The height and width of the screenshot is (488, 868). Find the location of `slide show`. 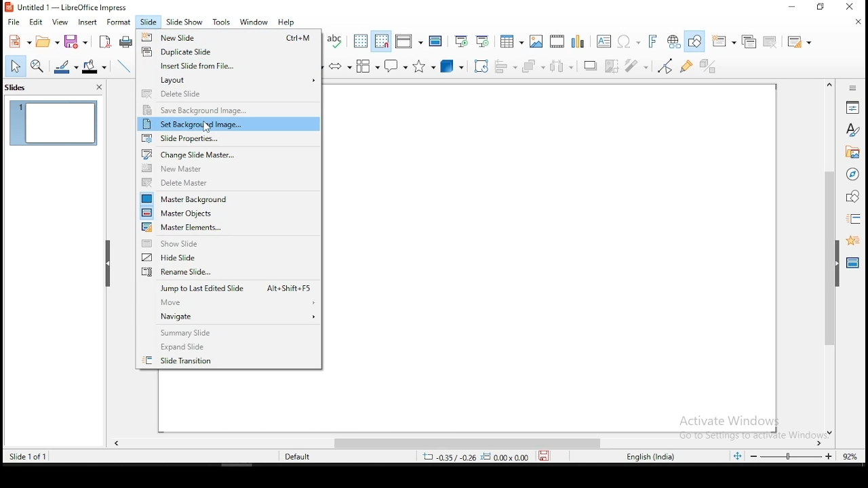

slide show is located at coordinates (186, 22).